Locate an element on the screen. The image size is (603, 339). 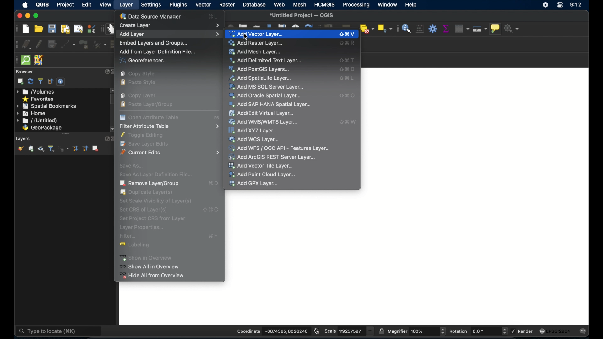
scale is located at coordinates (349, 331).